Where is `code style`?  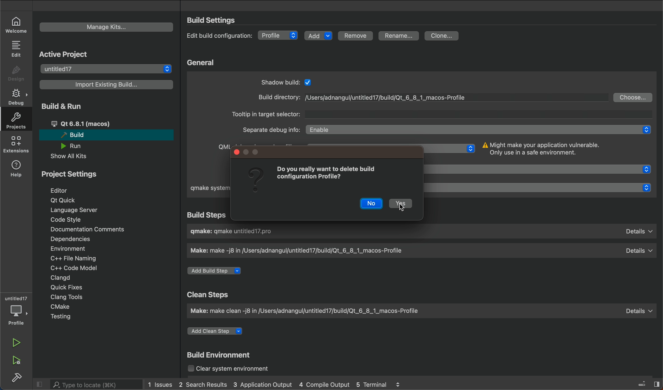
code style is located at coordinates (70, 221).